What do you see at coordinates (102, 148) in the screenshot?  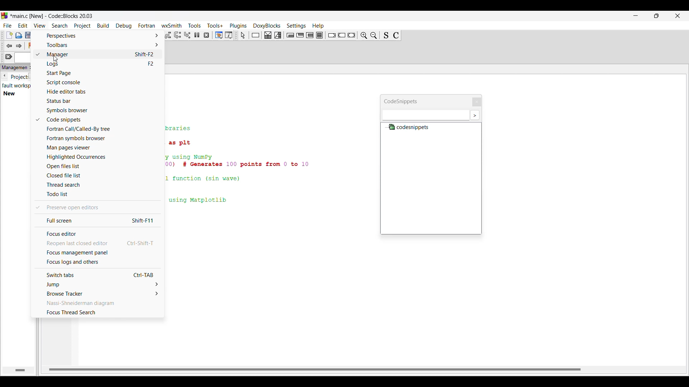 I see `Man pages viewer` at bounding box center [102, 148].